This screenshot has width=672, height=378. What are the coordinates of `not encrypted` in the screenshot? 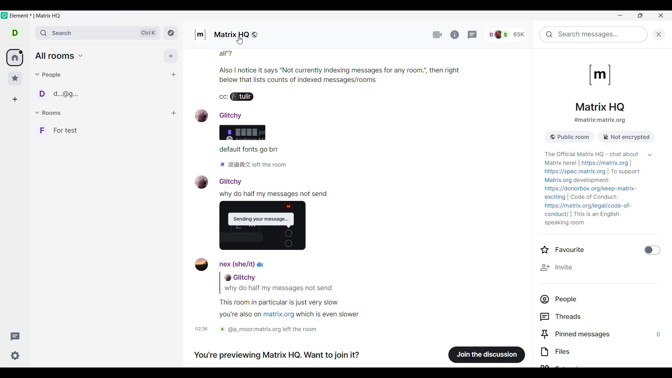 It's located at (626, 136).